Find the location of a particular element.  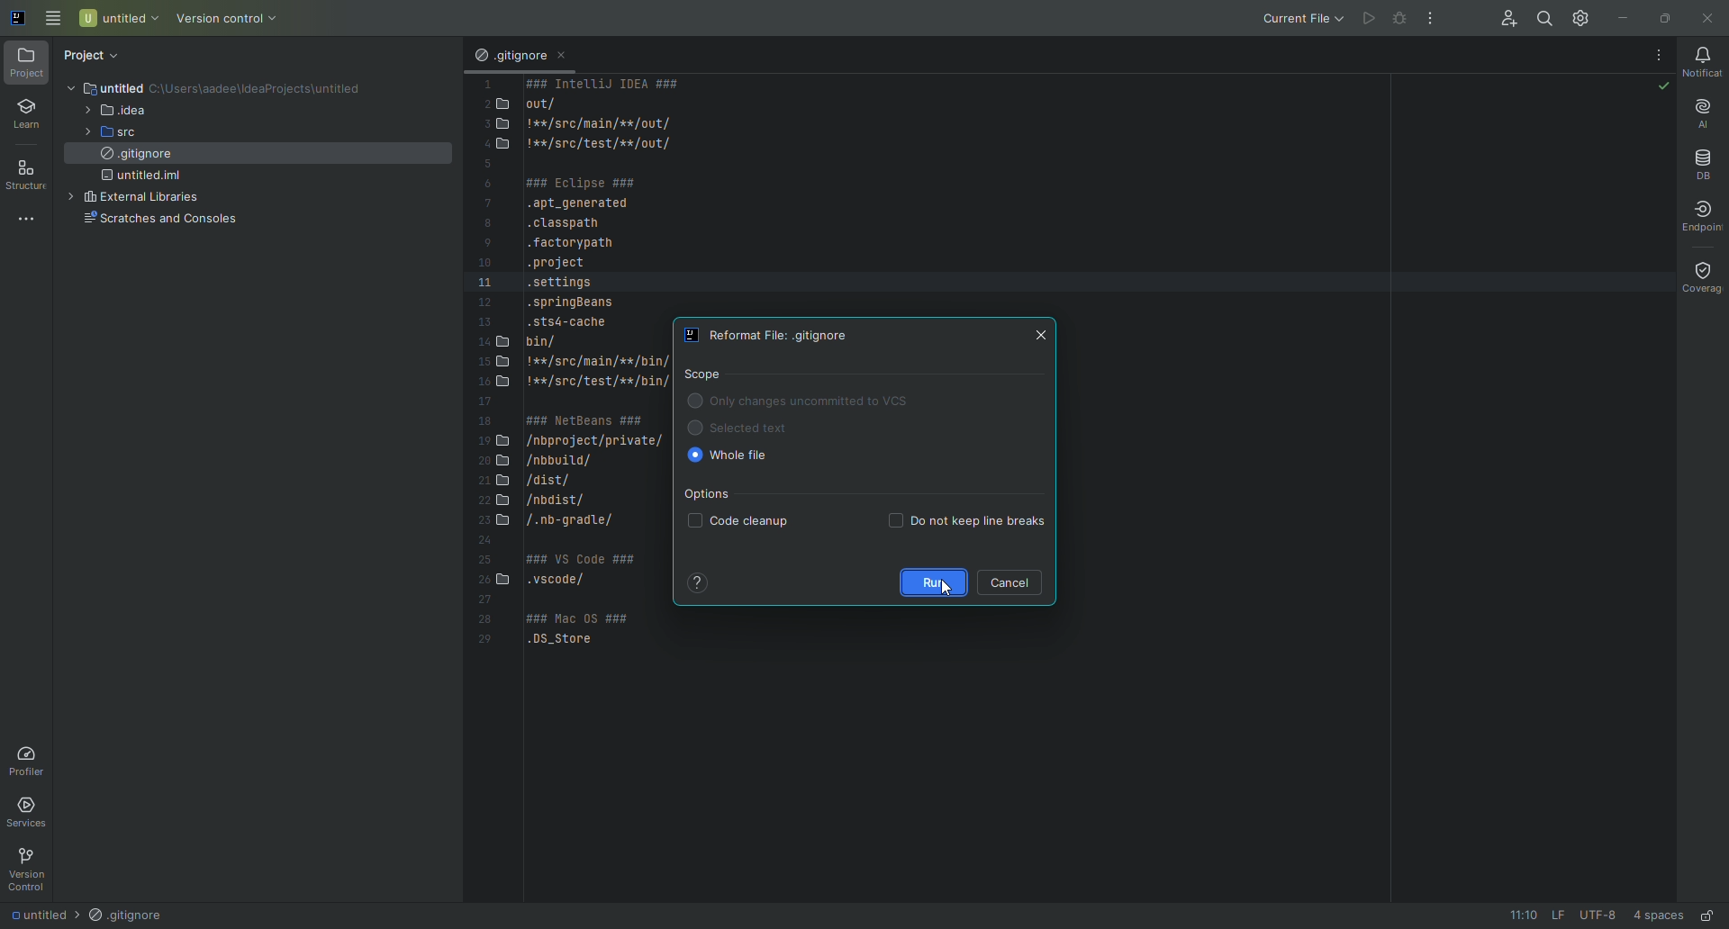

Close is located at coordinates (1046, 335).